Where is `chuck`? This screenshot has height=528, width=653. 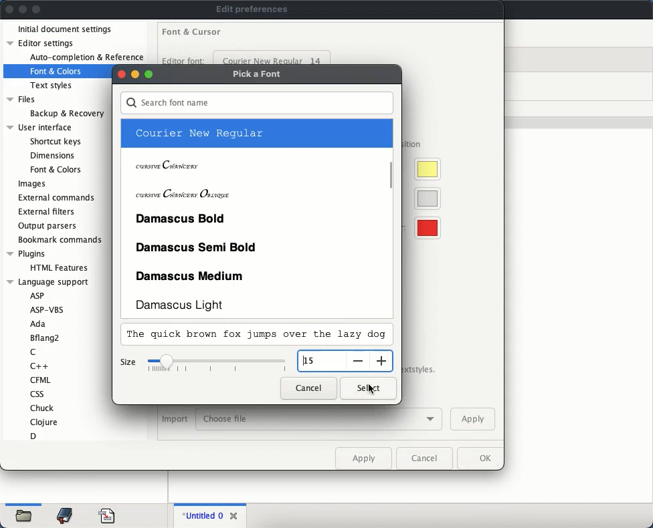
chuck is located at coordinates (43, 408).